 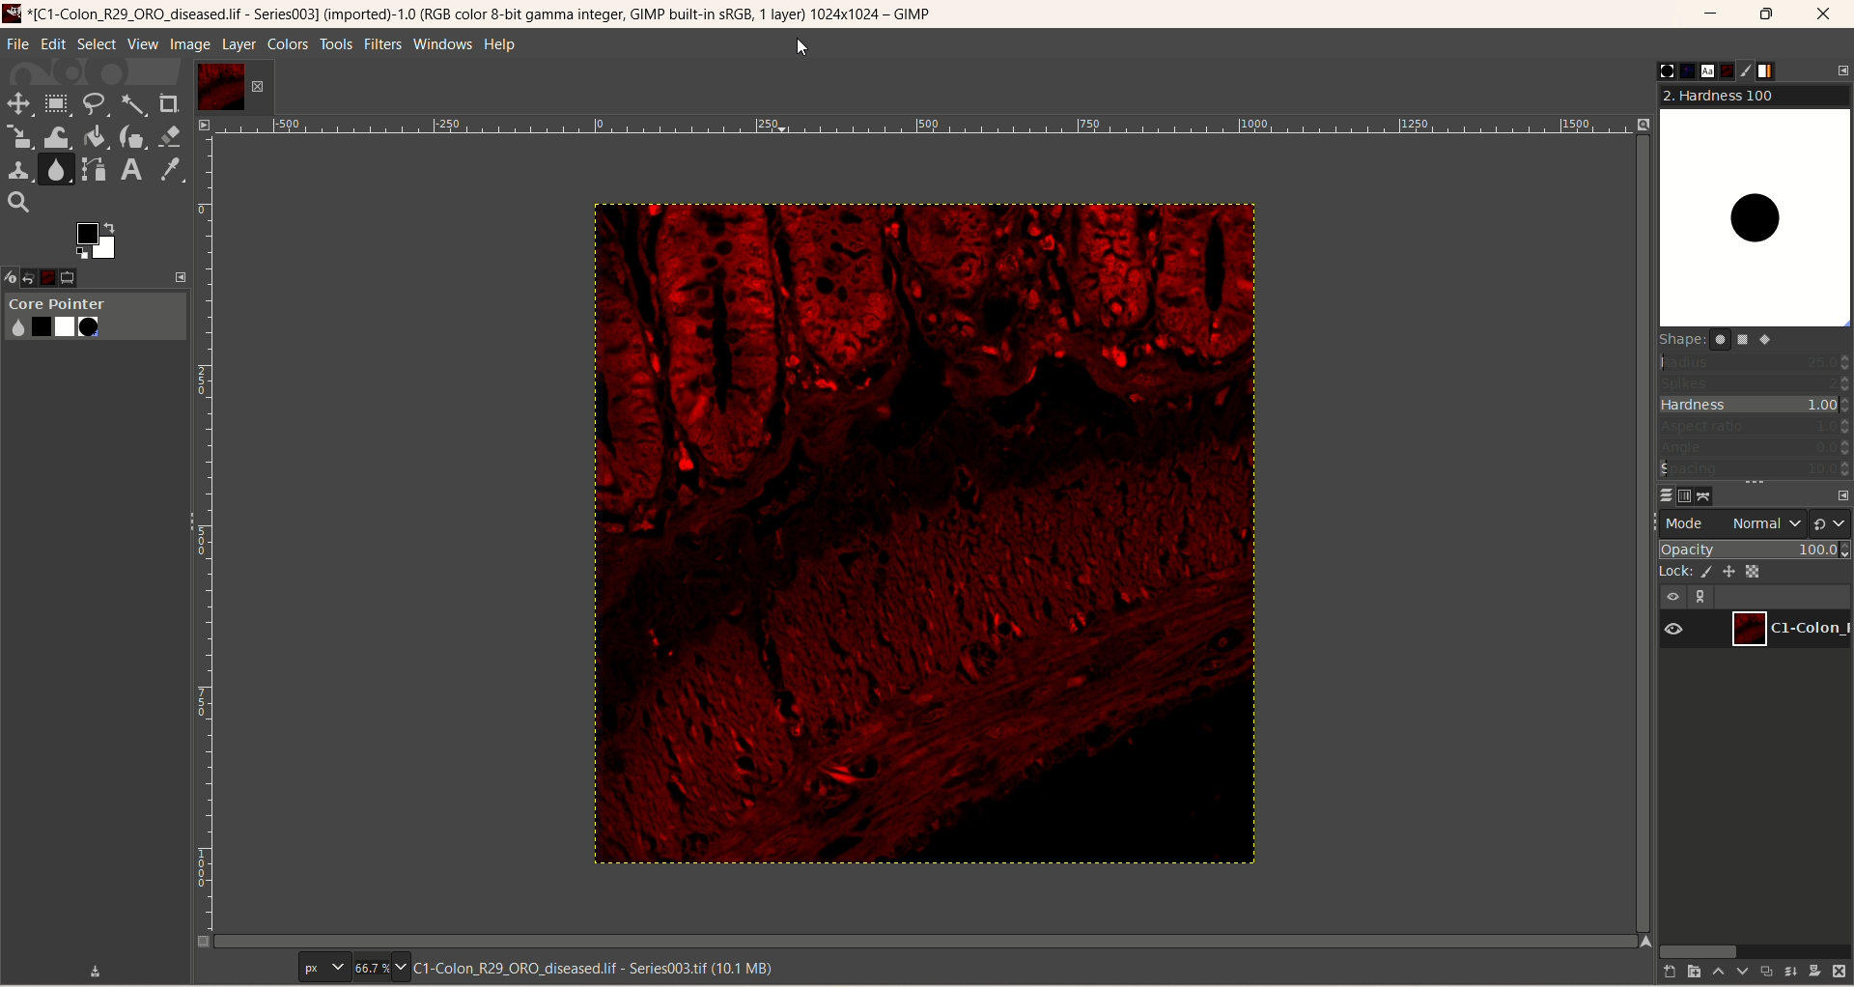 I want to click on move tool, so click(x=16, y=101).